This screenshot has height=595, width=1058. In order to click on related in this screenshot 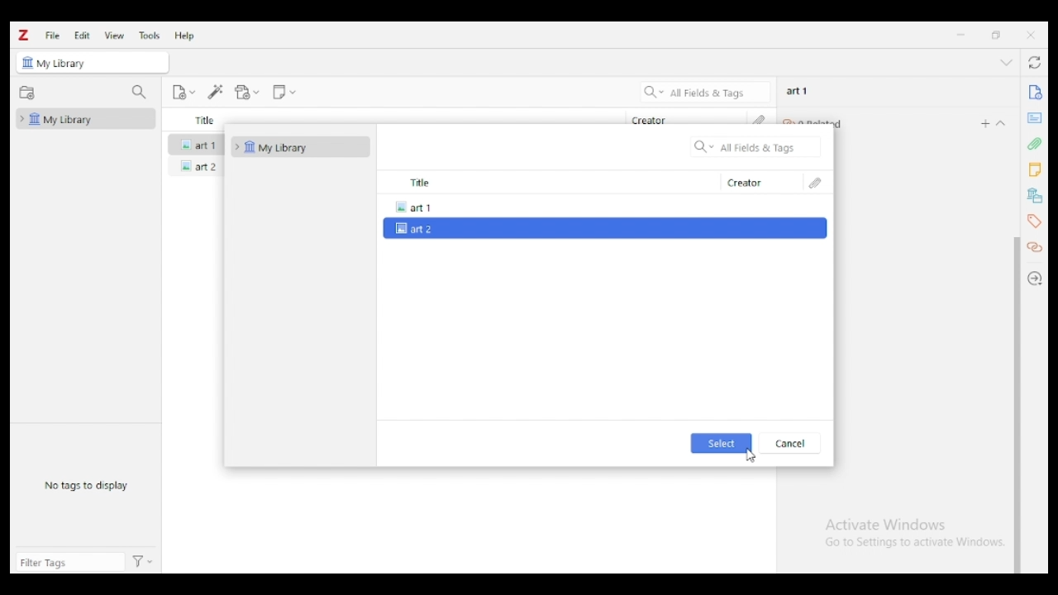, I will do `click(1037, 248)`.